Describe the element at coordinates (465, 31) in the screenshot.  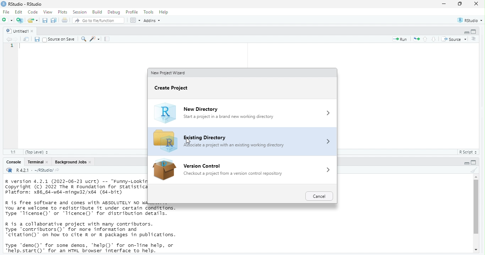
I see `minimize` at that location.